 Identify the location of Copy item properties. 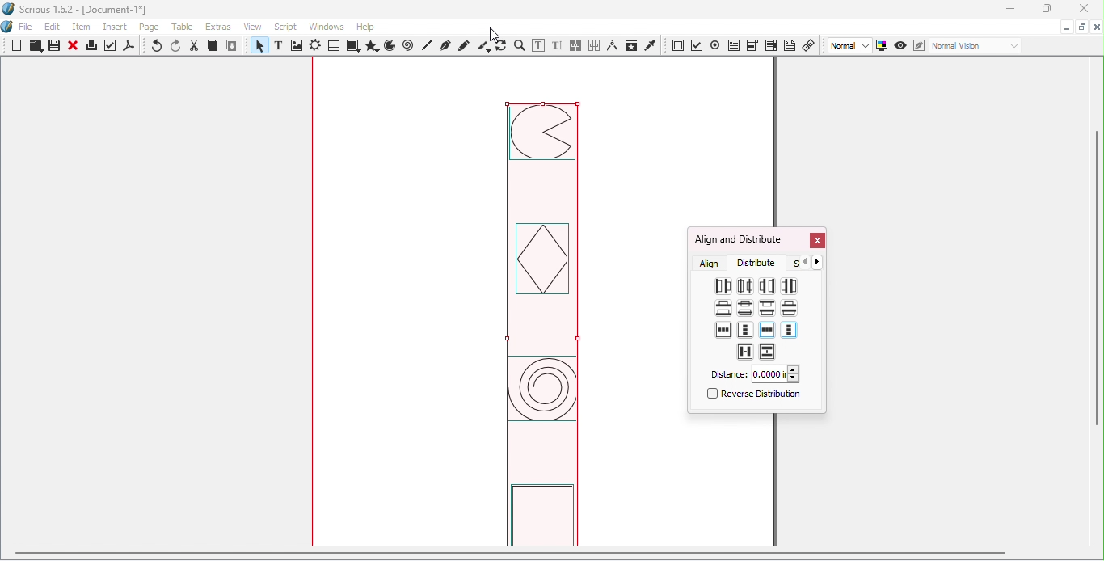
(630, 45).